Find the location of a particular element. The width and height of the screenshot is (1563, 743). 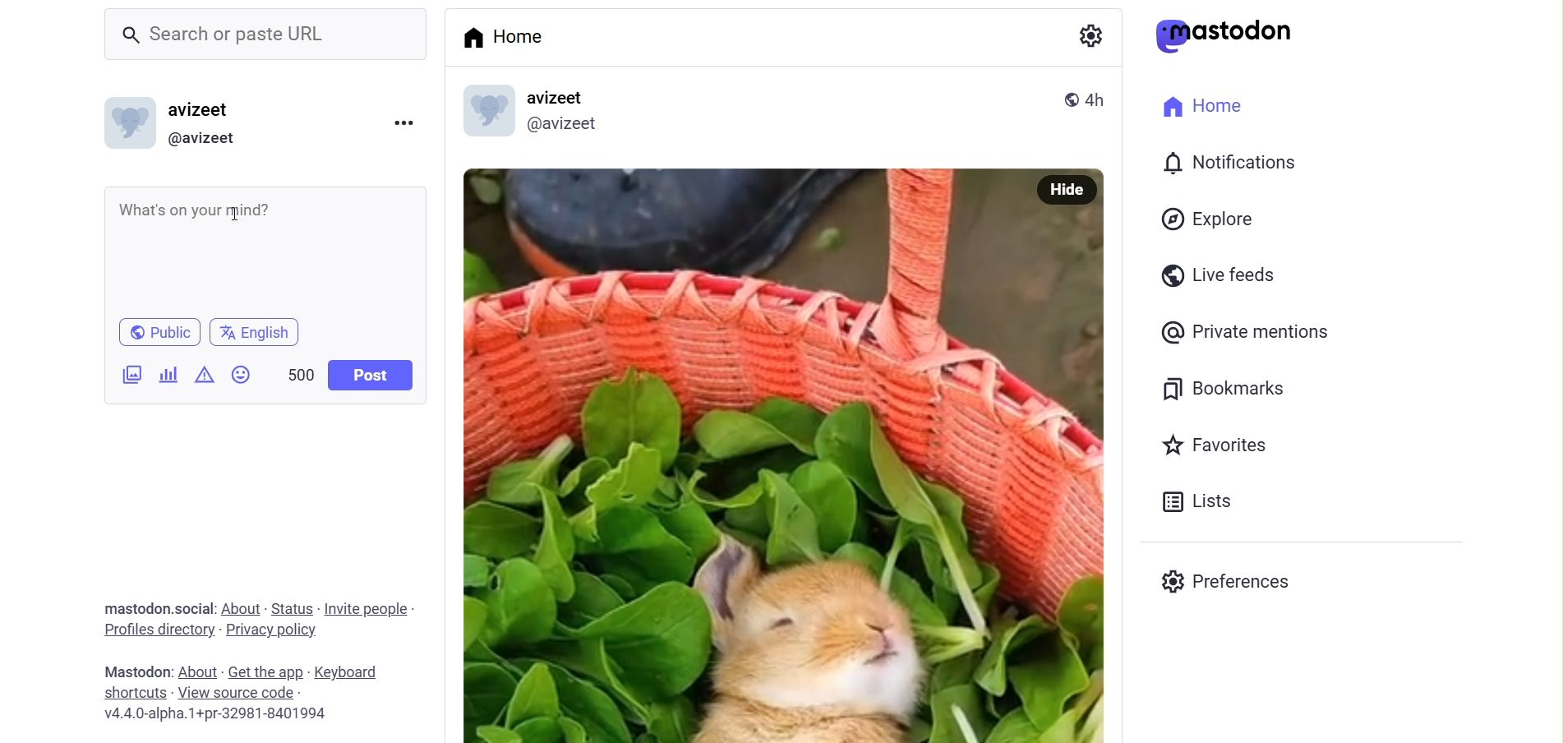

keyboard is located at coordinates (350, 669).